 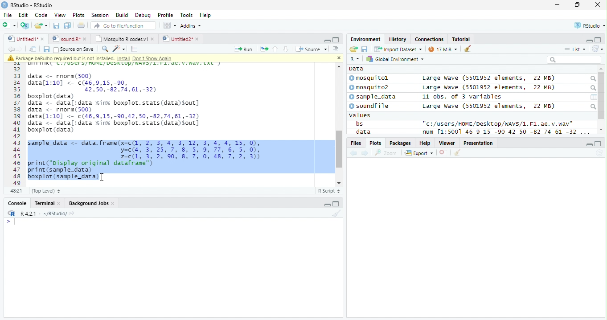 I want to click on Save all the open documents, so click(x=67, y=26).